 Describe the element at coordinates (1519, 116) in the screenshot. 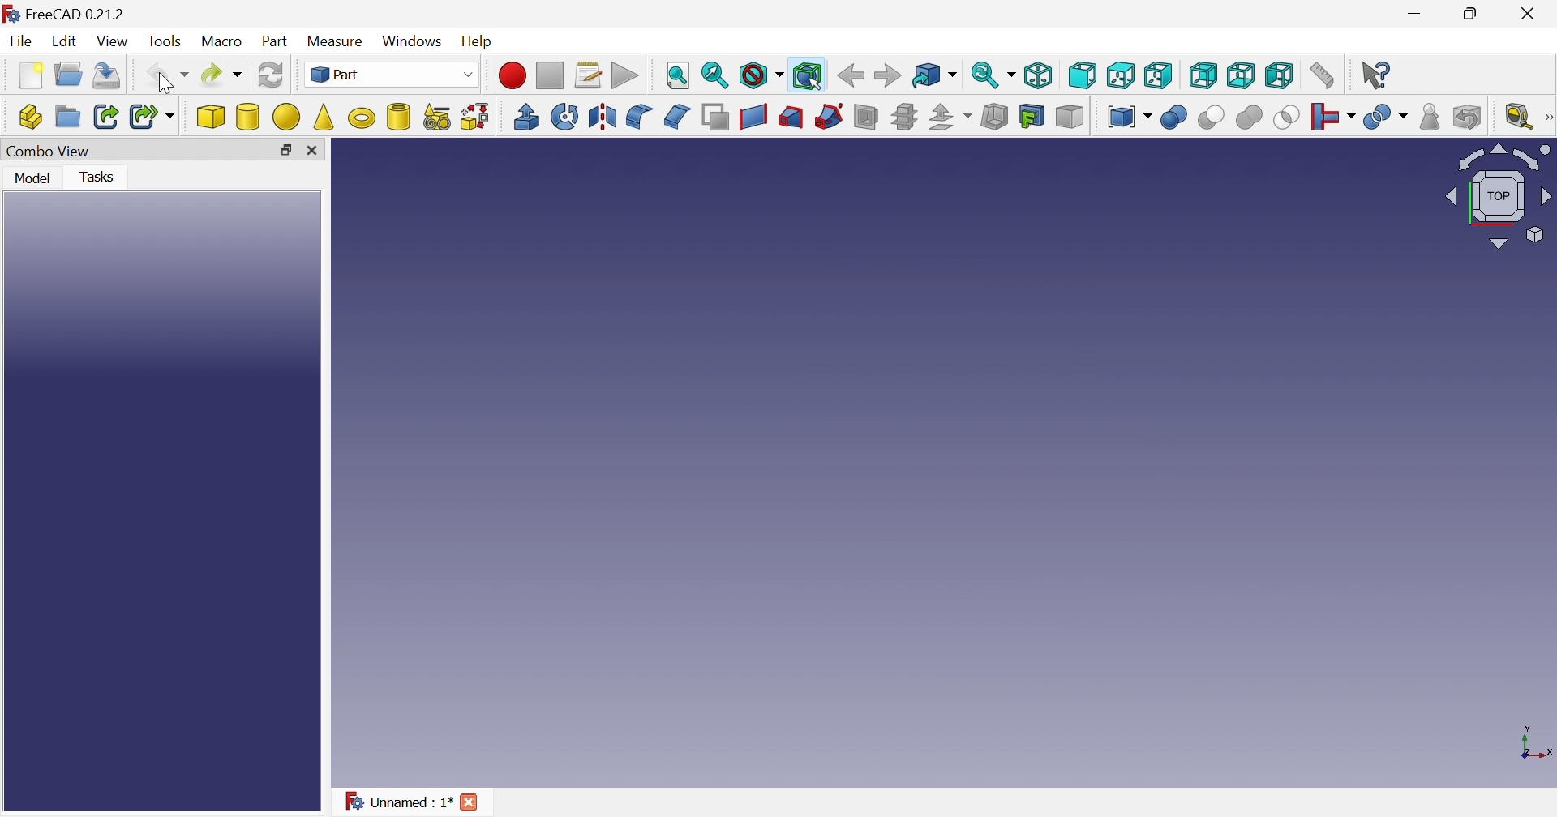

I see `Measure liner` at that location.